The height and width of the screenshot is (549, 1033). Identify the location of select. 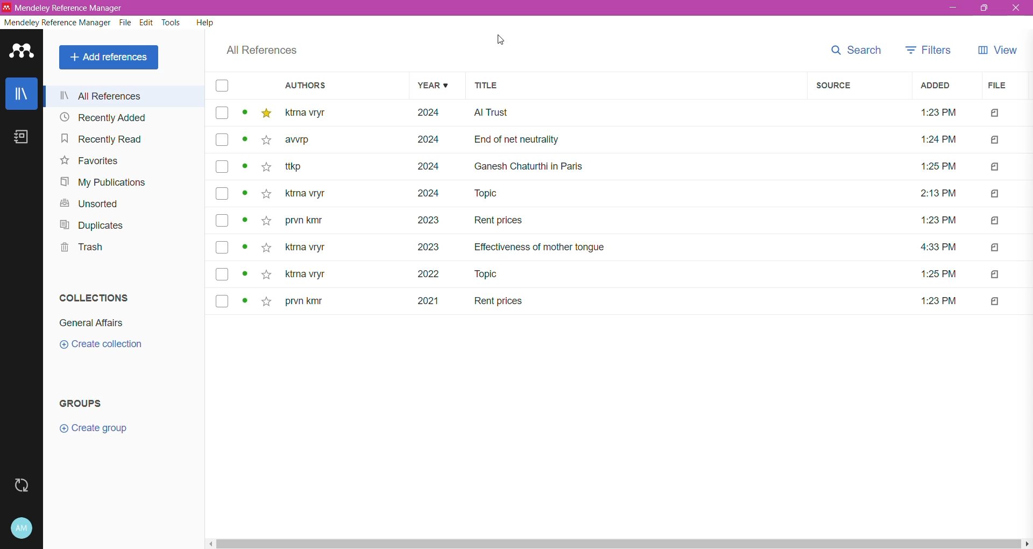
(223, 221).